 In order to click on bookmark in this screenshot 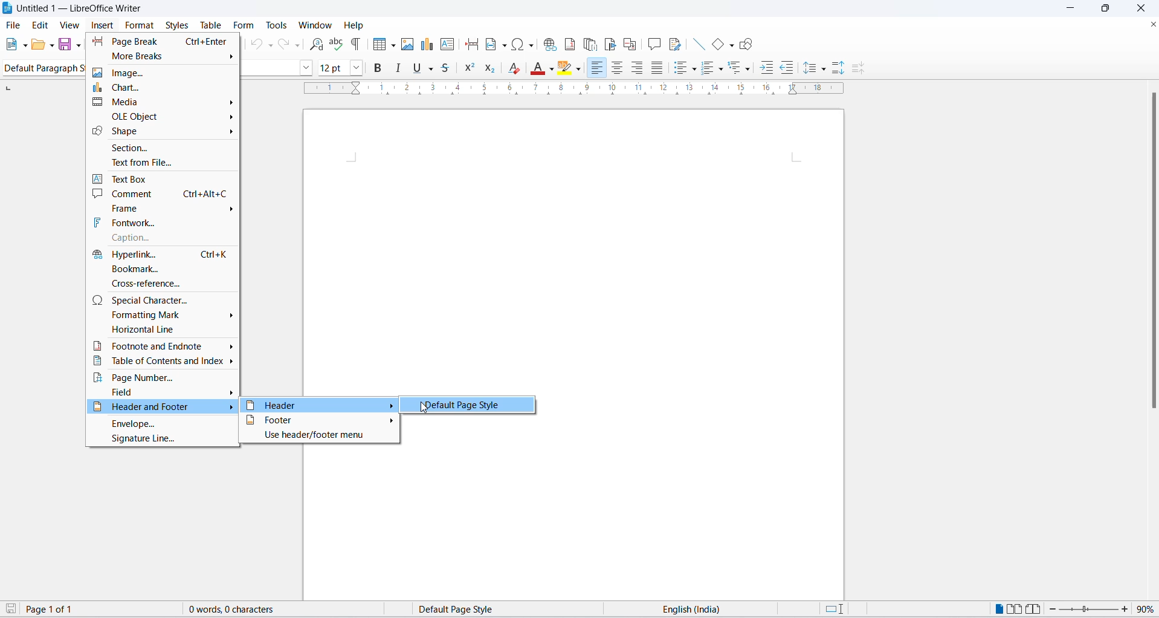, I will do `click(160, 268)`.